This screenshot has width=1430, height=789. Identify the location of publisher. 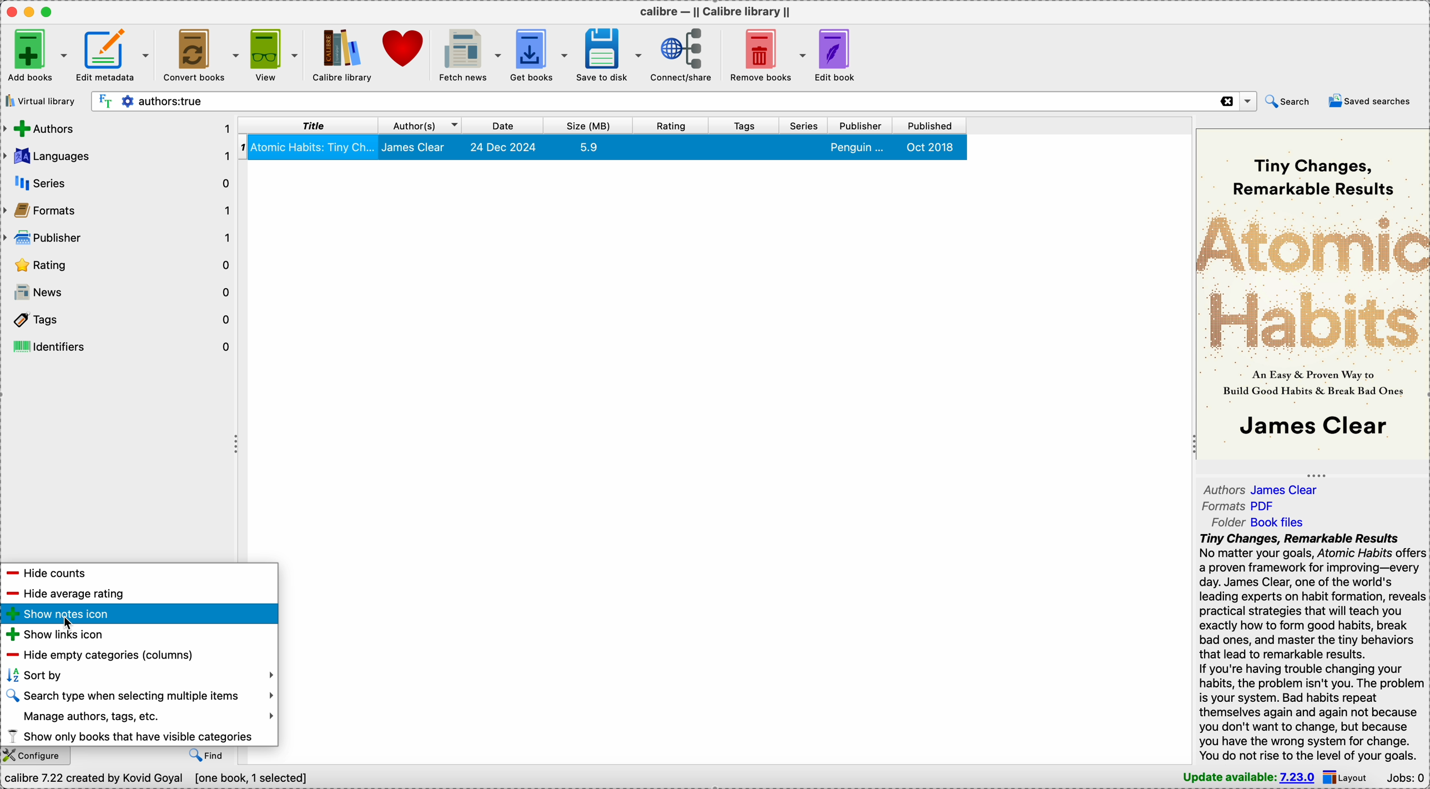
(118, 237).